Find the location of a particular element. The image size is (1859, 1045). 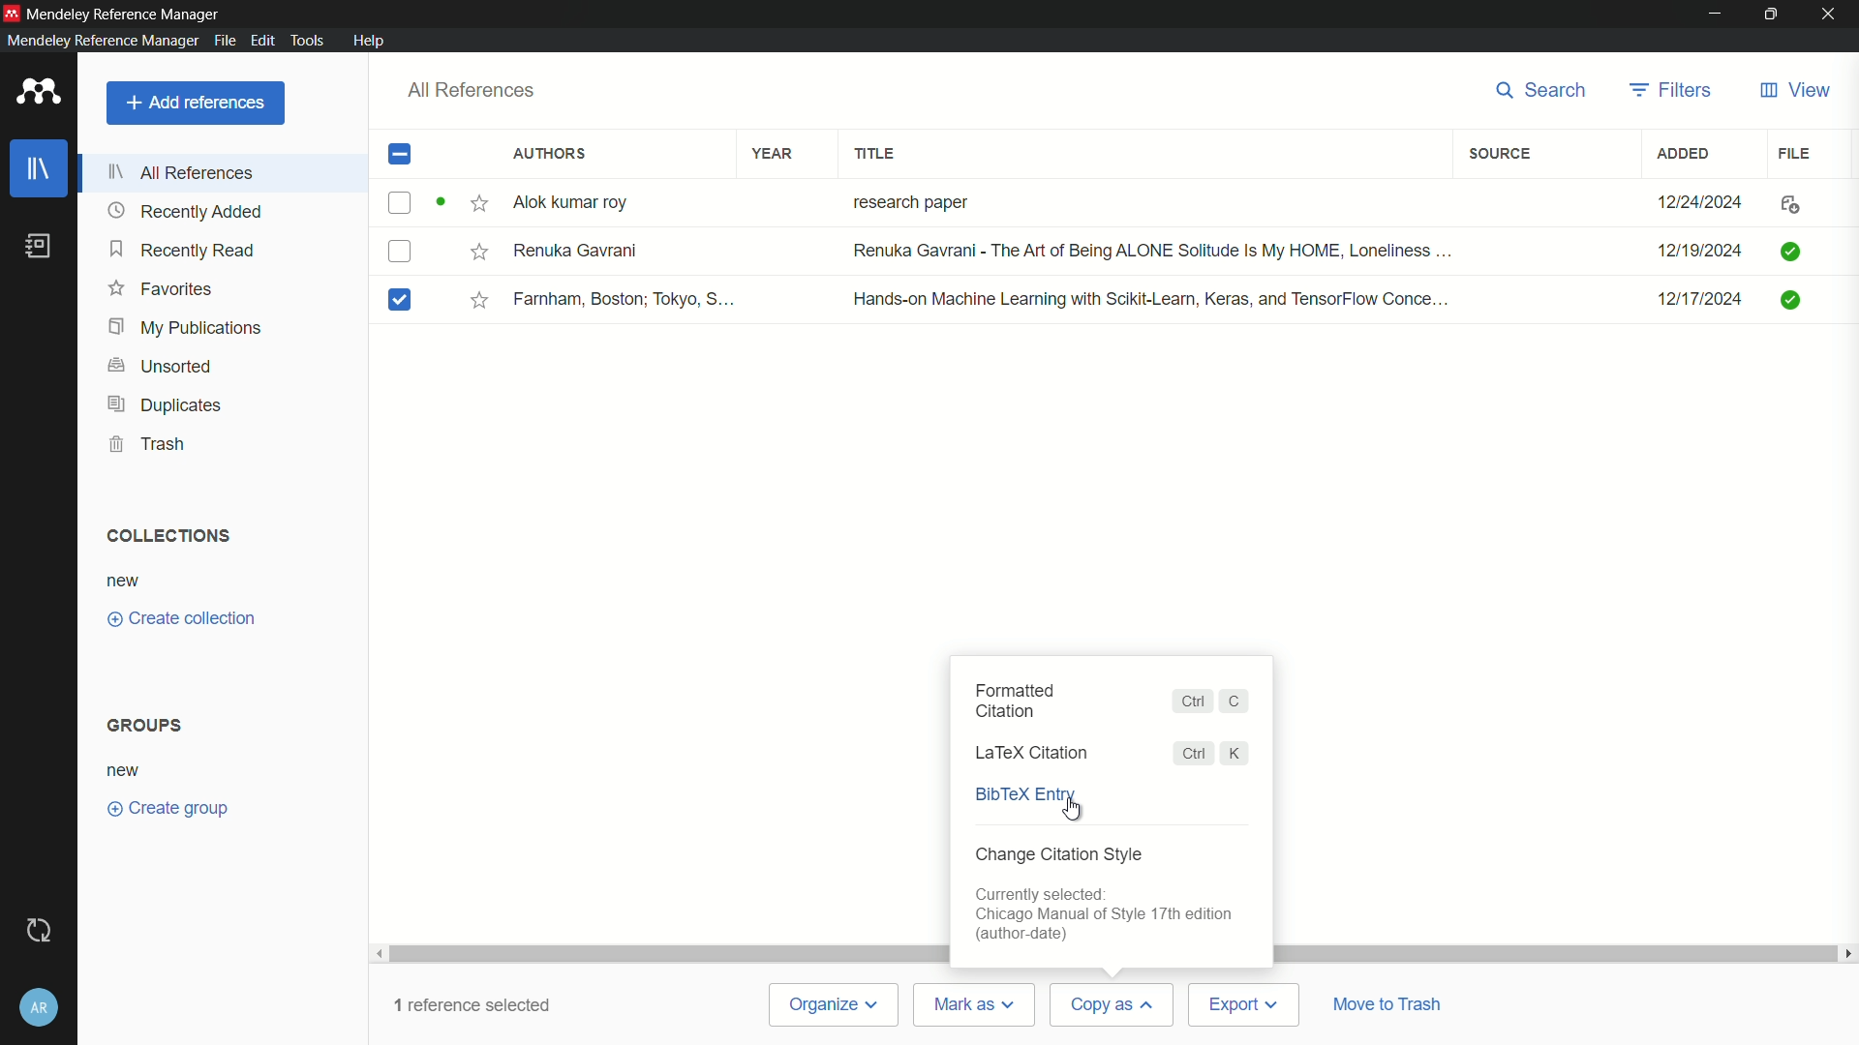

Mendeley Reference Manager is located at coordinates (130, 12).